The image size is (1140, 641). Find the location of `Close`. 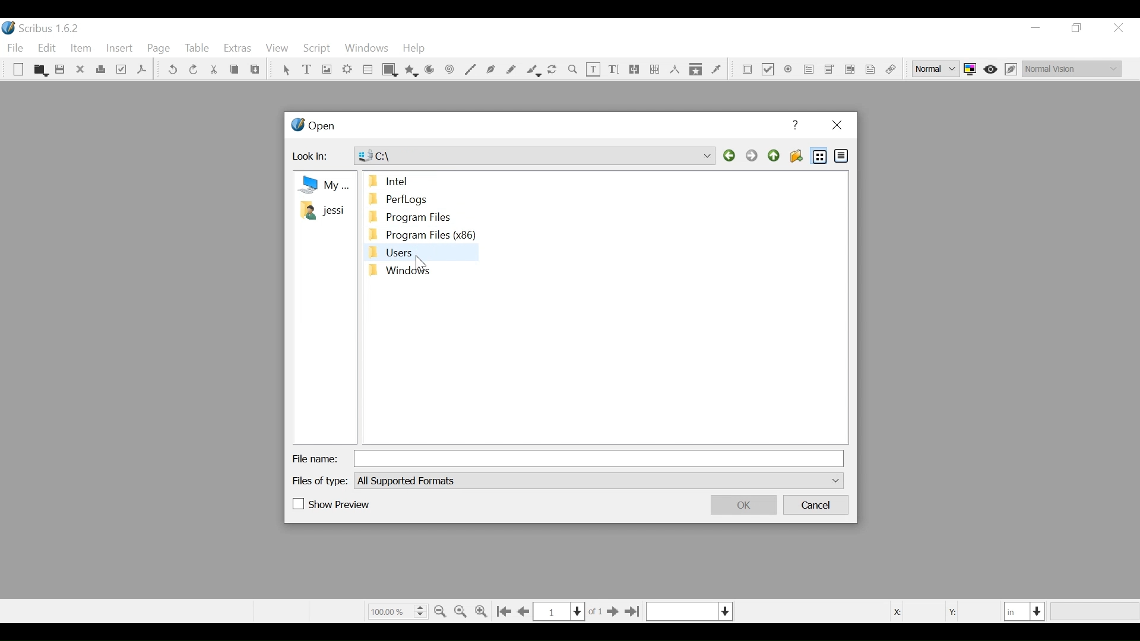

Close is located at coordinates (1117, 28).